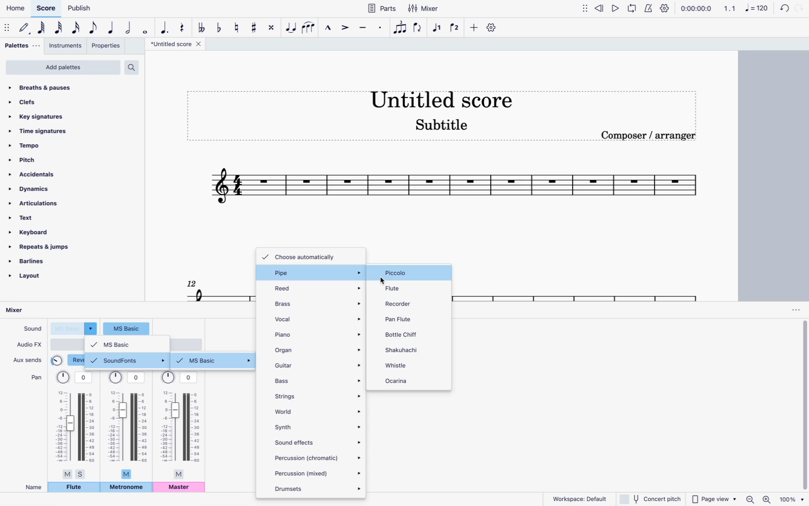  What do you see at coordinates (127, 488) in the screenshot?
I see `metronome` at bounding box center [127, 488].